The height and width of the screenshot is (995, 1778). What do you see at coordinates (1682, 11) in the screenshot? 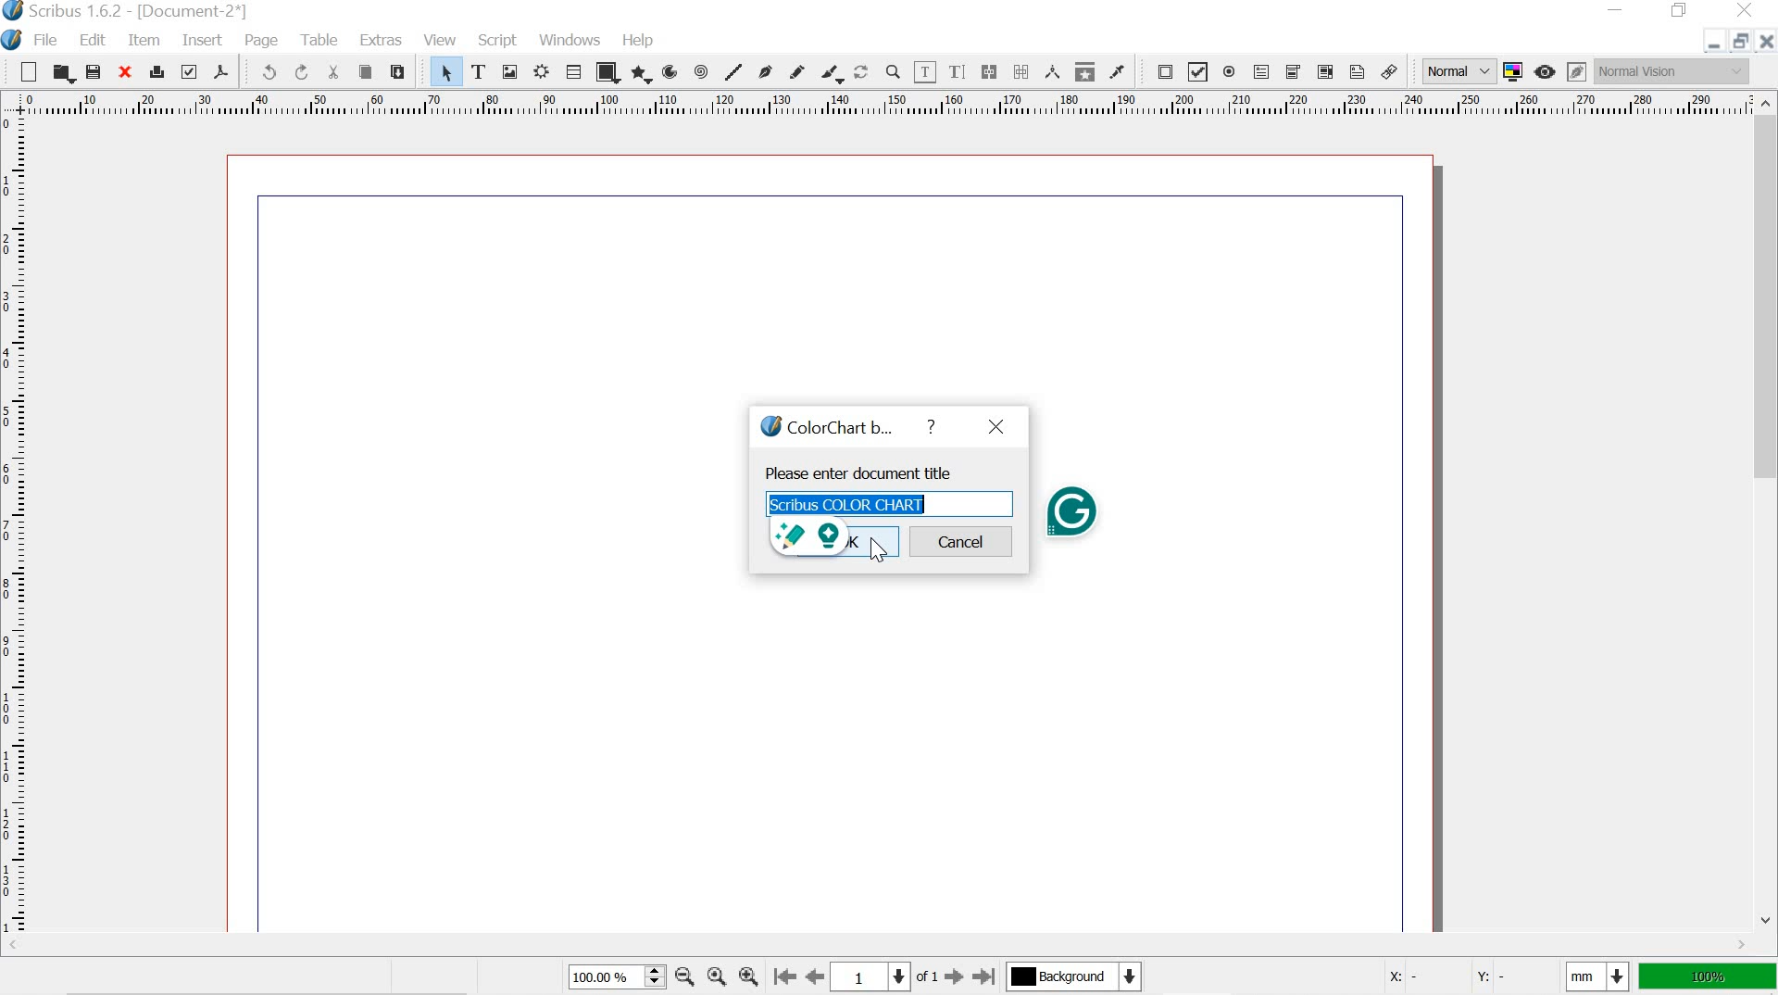
I see `restore down` at bounding box center [1682, 11].